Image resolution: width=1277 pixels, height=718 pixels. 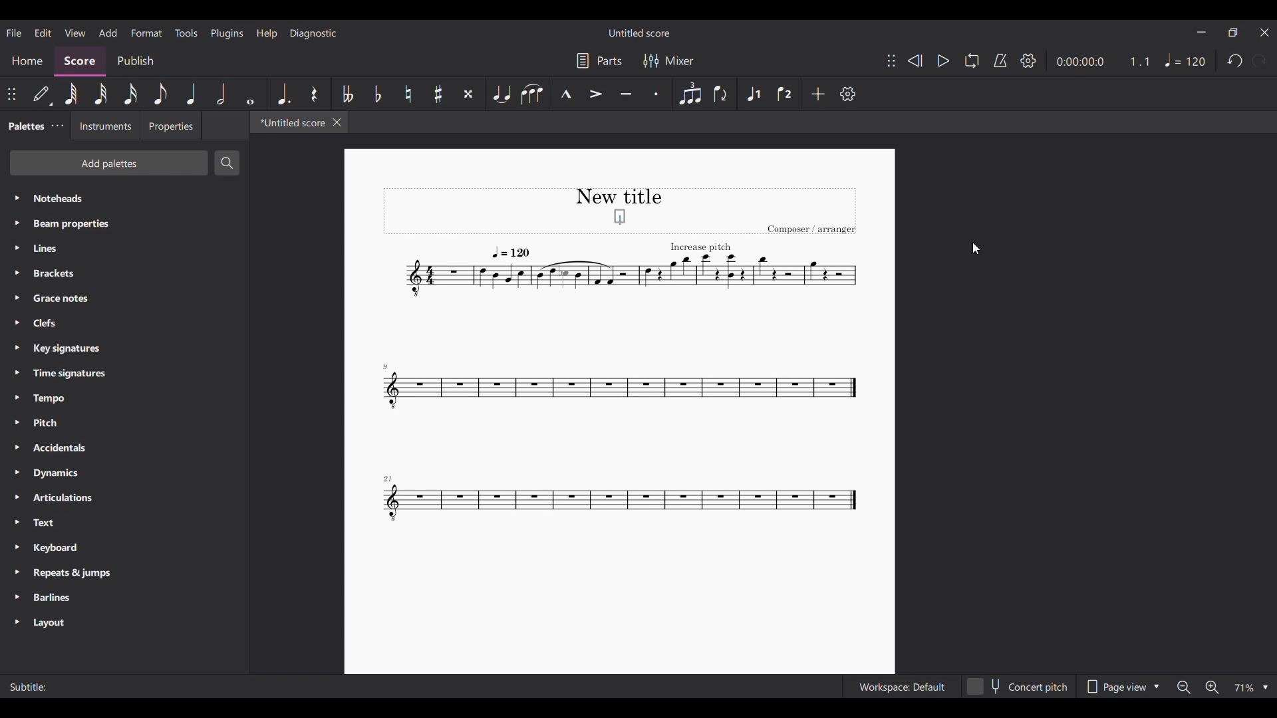 I want to click on Add palettes, so click(x=109, y=163).